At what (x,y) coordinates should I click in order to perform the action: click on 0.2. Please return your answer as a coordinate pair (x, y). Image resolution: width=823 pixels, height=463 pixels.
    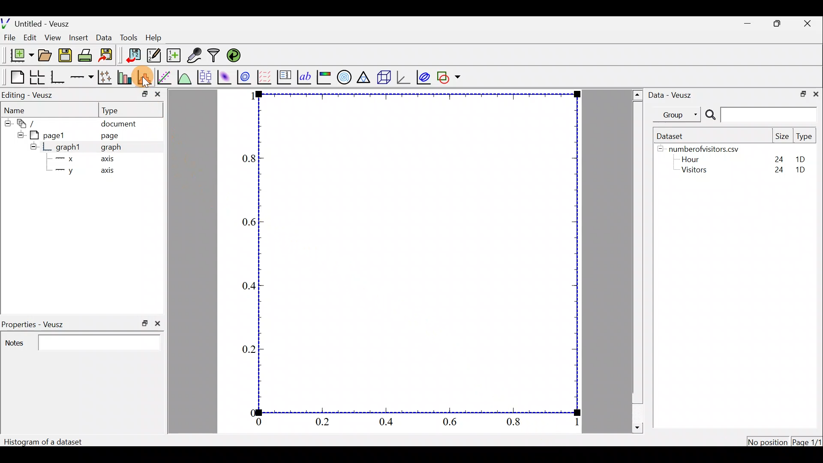
    Looking at the image, I should click on (324, 421).